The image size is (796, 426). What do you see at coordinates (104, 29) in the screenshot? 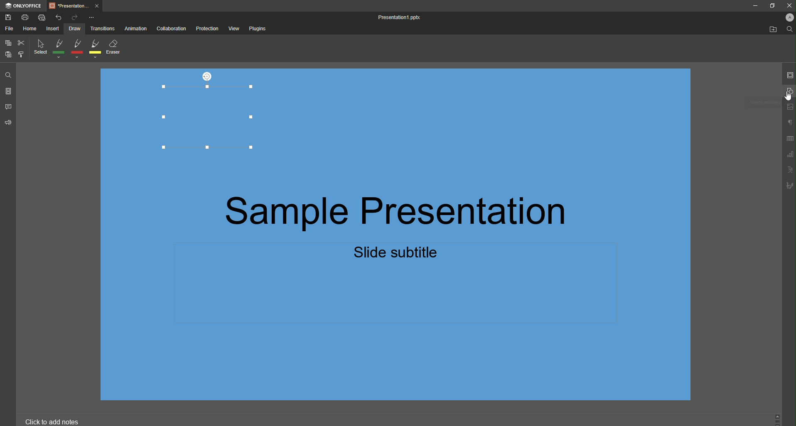
I see `Transitions` at bounding box center [104, 29].